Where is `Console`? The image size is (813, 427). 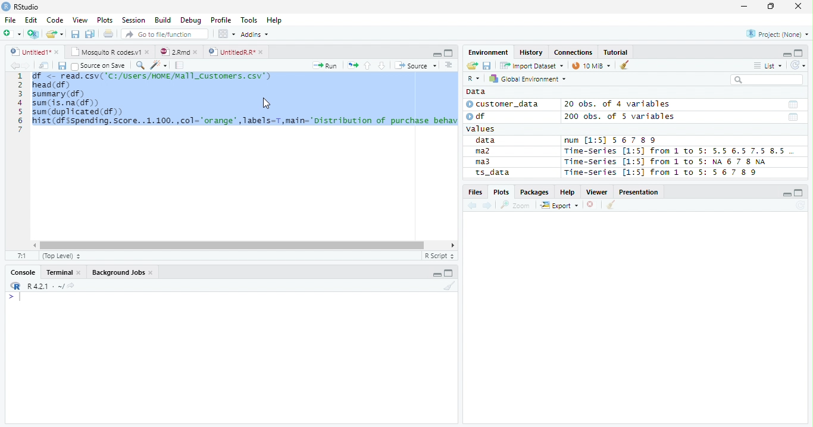 Console is located at coordinates (23, 271).